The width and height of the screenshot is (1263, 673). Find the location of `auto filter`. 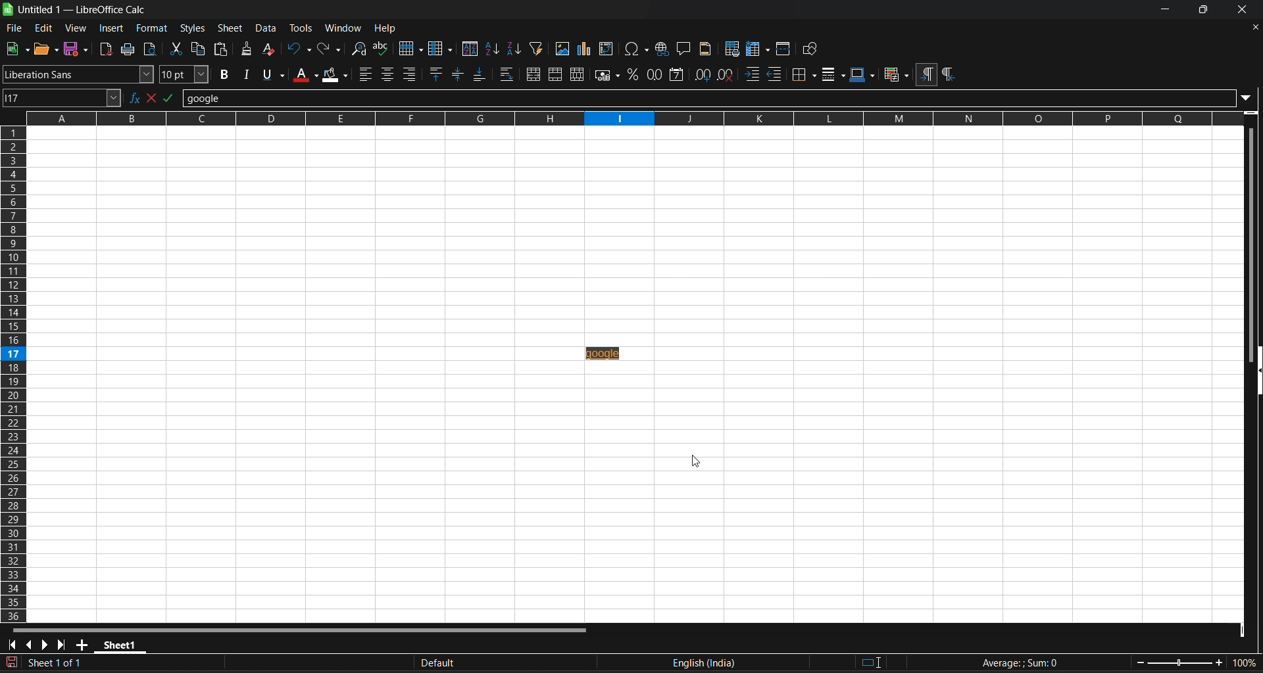

auto filter is located at coordinates (537, 48).